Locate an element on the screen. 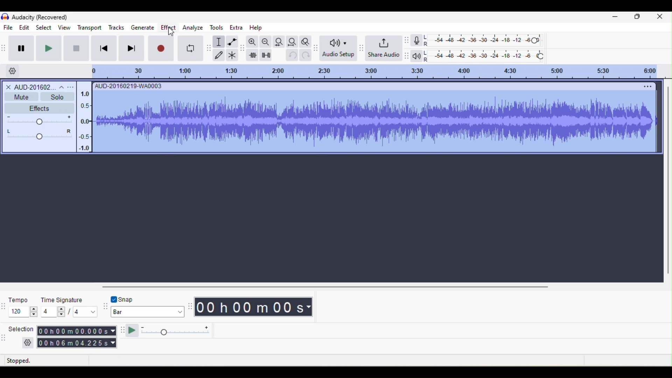 The width and height of the screenshot is (672, 378). minimize is located at coordinates (616, 18).